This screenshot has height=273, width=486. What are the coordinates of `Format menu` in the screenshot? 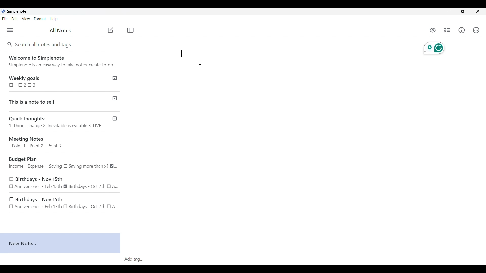 It's located at (40, 19).